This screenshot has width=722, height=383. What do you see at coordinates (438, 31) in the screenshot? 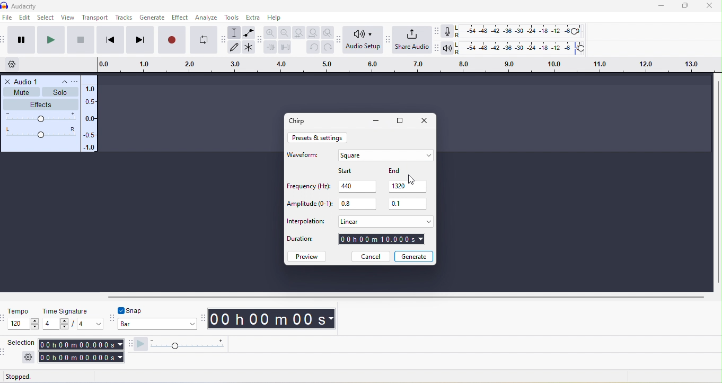
I see `audacity recording meter toolbar` at bounding box center [438, 31].